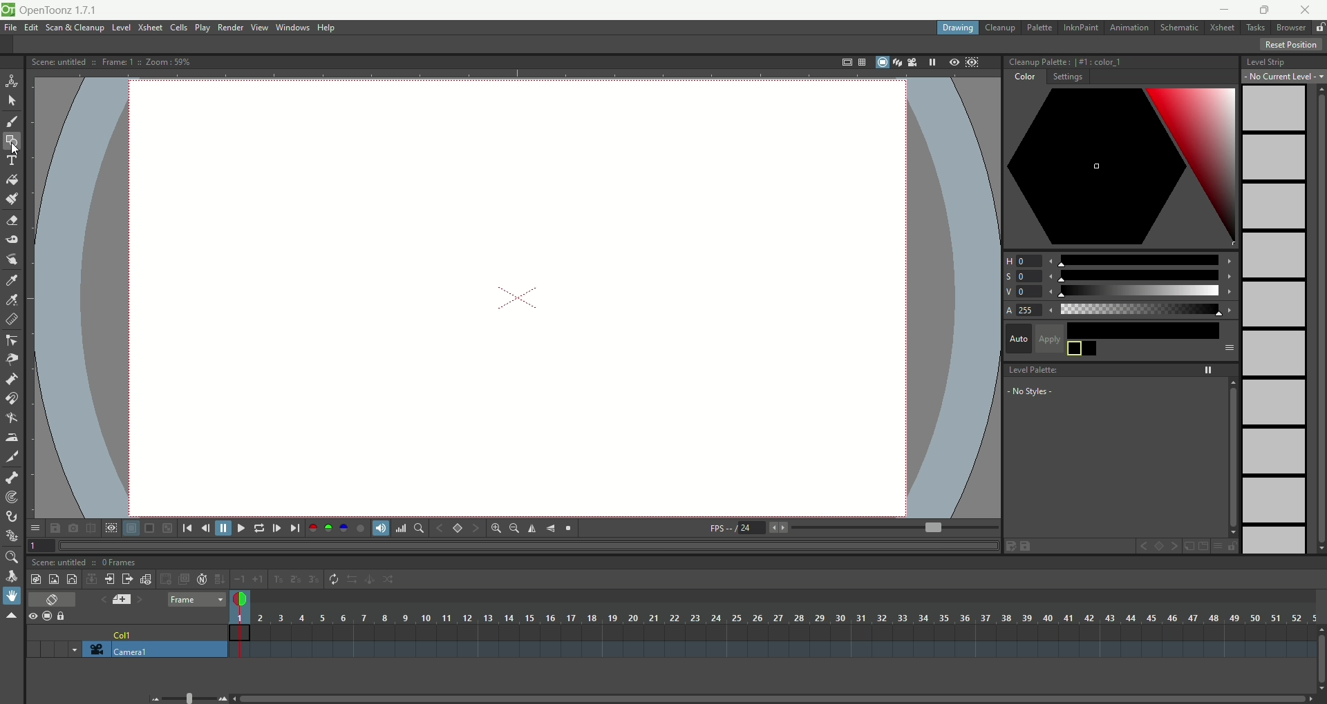  What do you see at coordinates (10, 476) in the screenshot?
I see `skeleton` at bounding box center [10, 476].